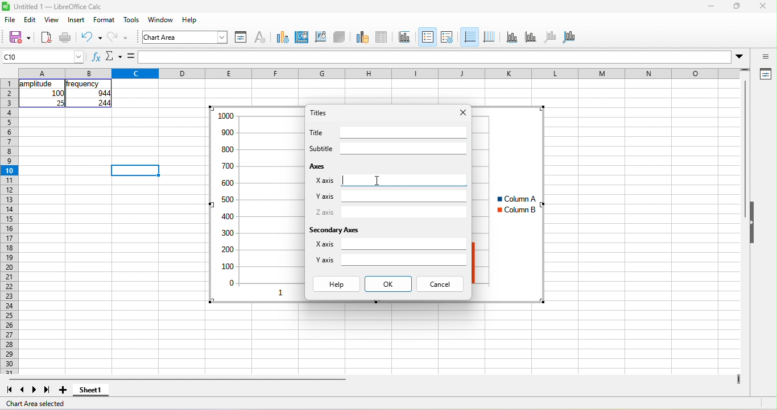 Image resolution: width=777 pixels, height=410 pixels. I want to click on last sheet, so click(47, 390).